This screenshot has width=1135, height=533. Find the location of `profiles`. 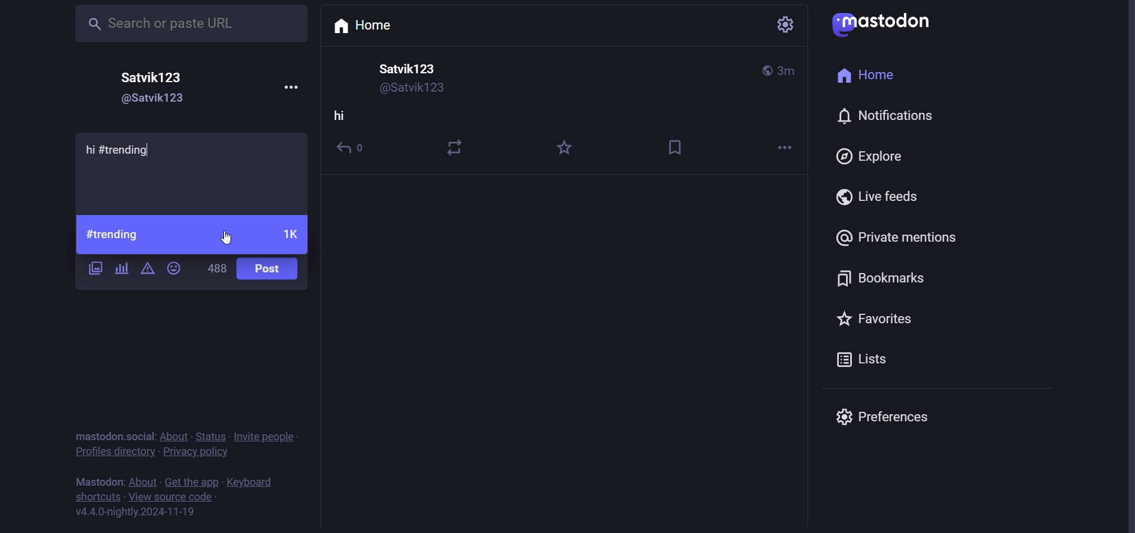

profiles is located at coordinates (113, 454).